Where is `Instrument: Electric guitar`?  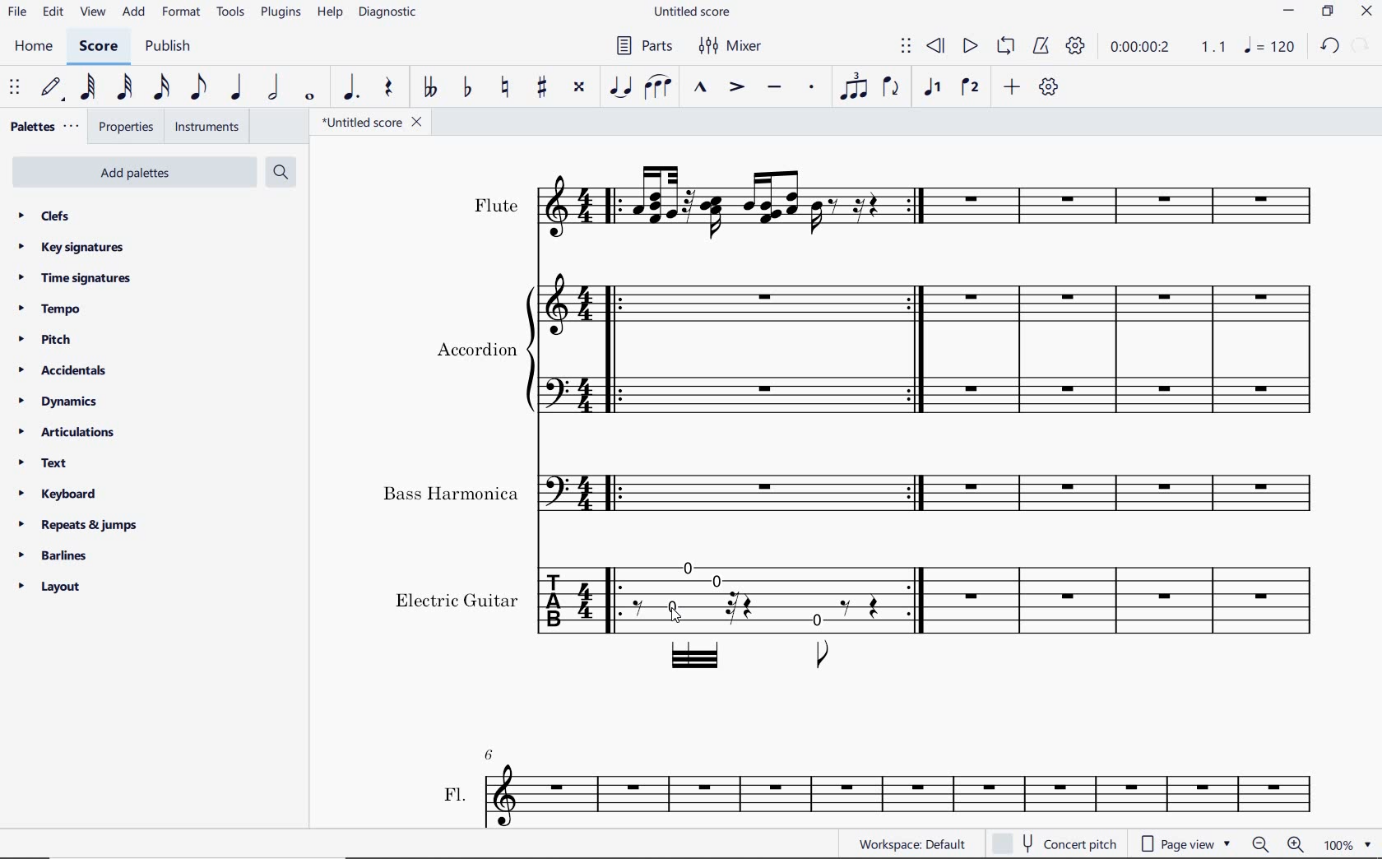
Instrument: Electric guitar is located at coordinates (852, 616).